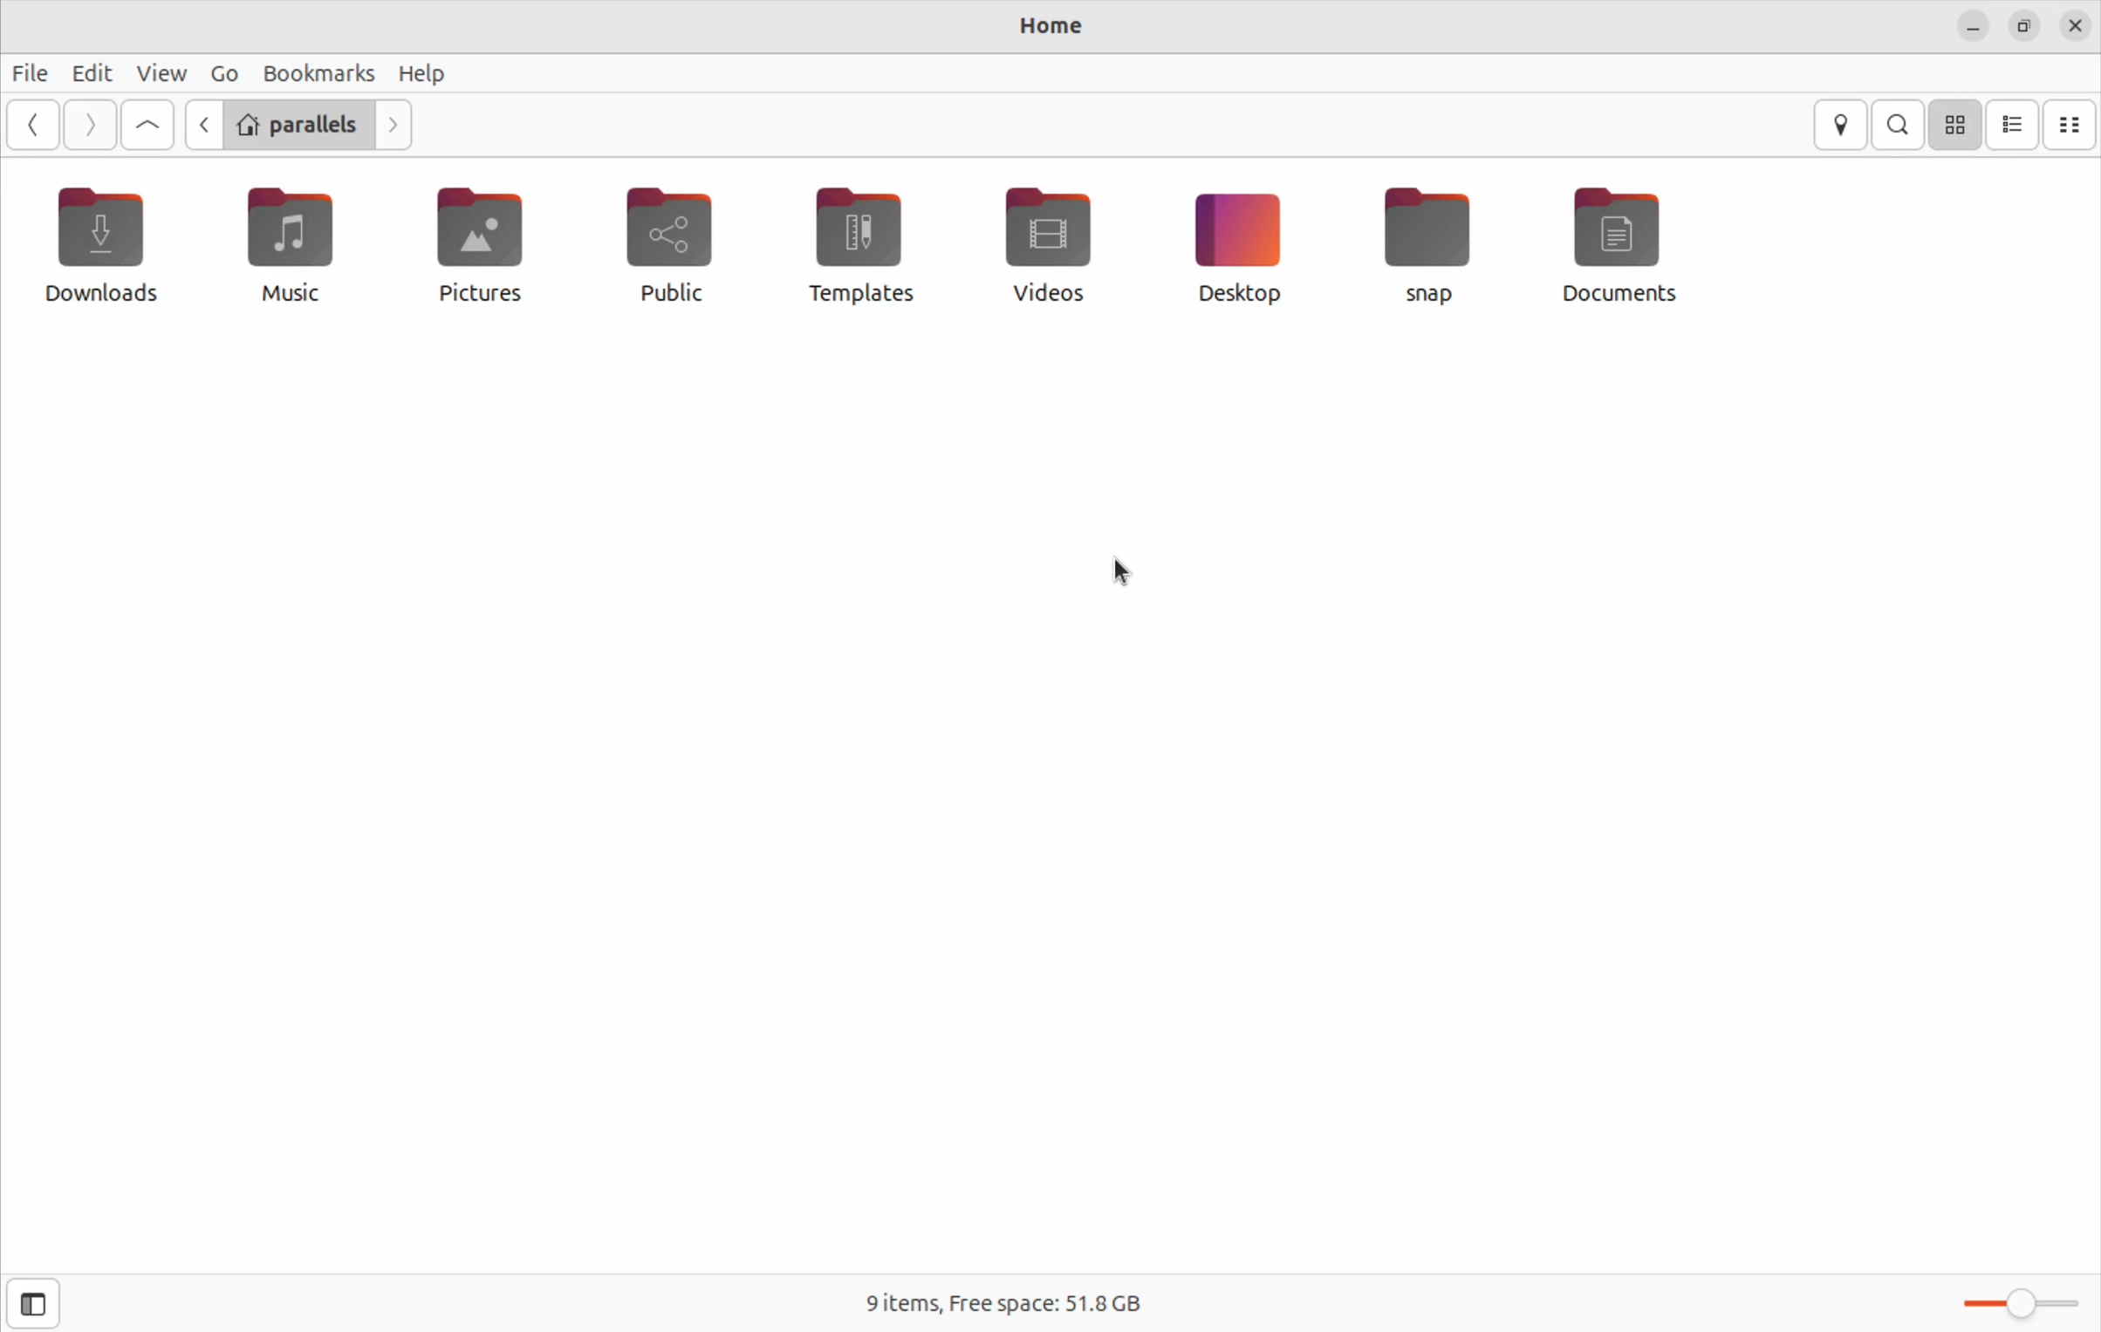 Image resolution: width=2101 pixels, height=1332 pixels. Describe the element at coordinates (860, 242) in the screenshot. I see `templates` at that location.